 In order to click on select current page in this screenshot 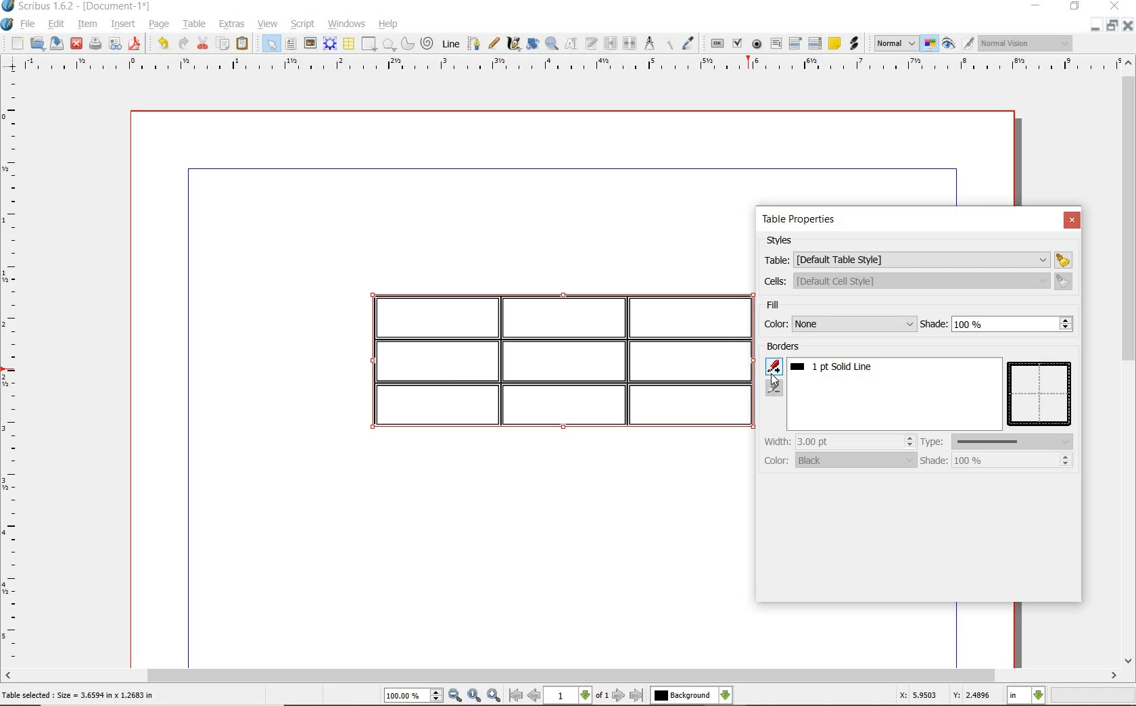, I will do `click(577, 695)`.